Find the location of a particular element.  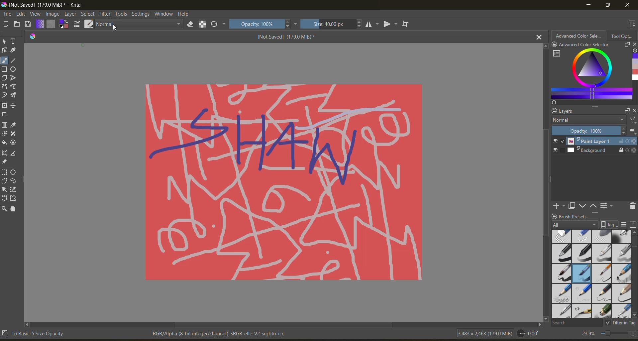

b) Basic-5 Size Opacity is located at coordinates (35, 334).